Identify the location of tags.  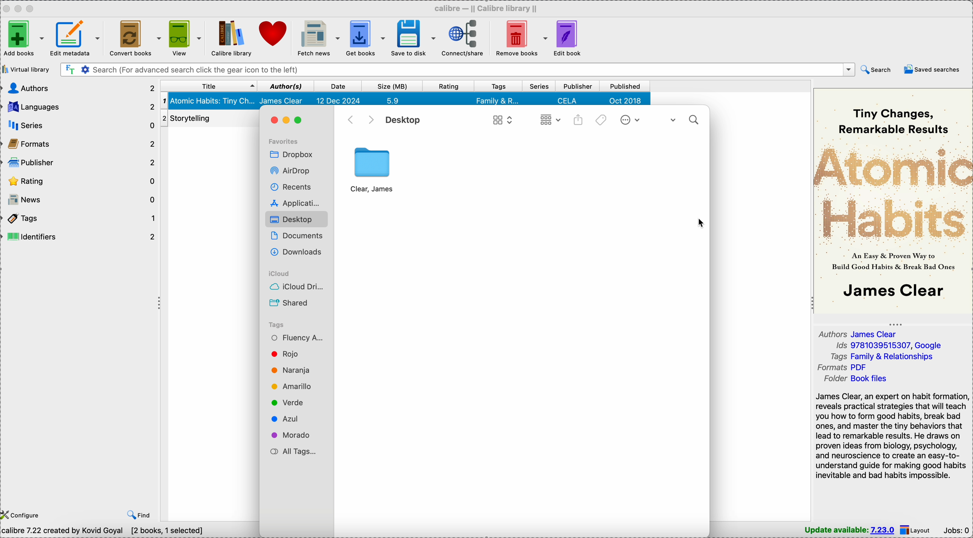
(80, 220).